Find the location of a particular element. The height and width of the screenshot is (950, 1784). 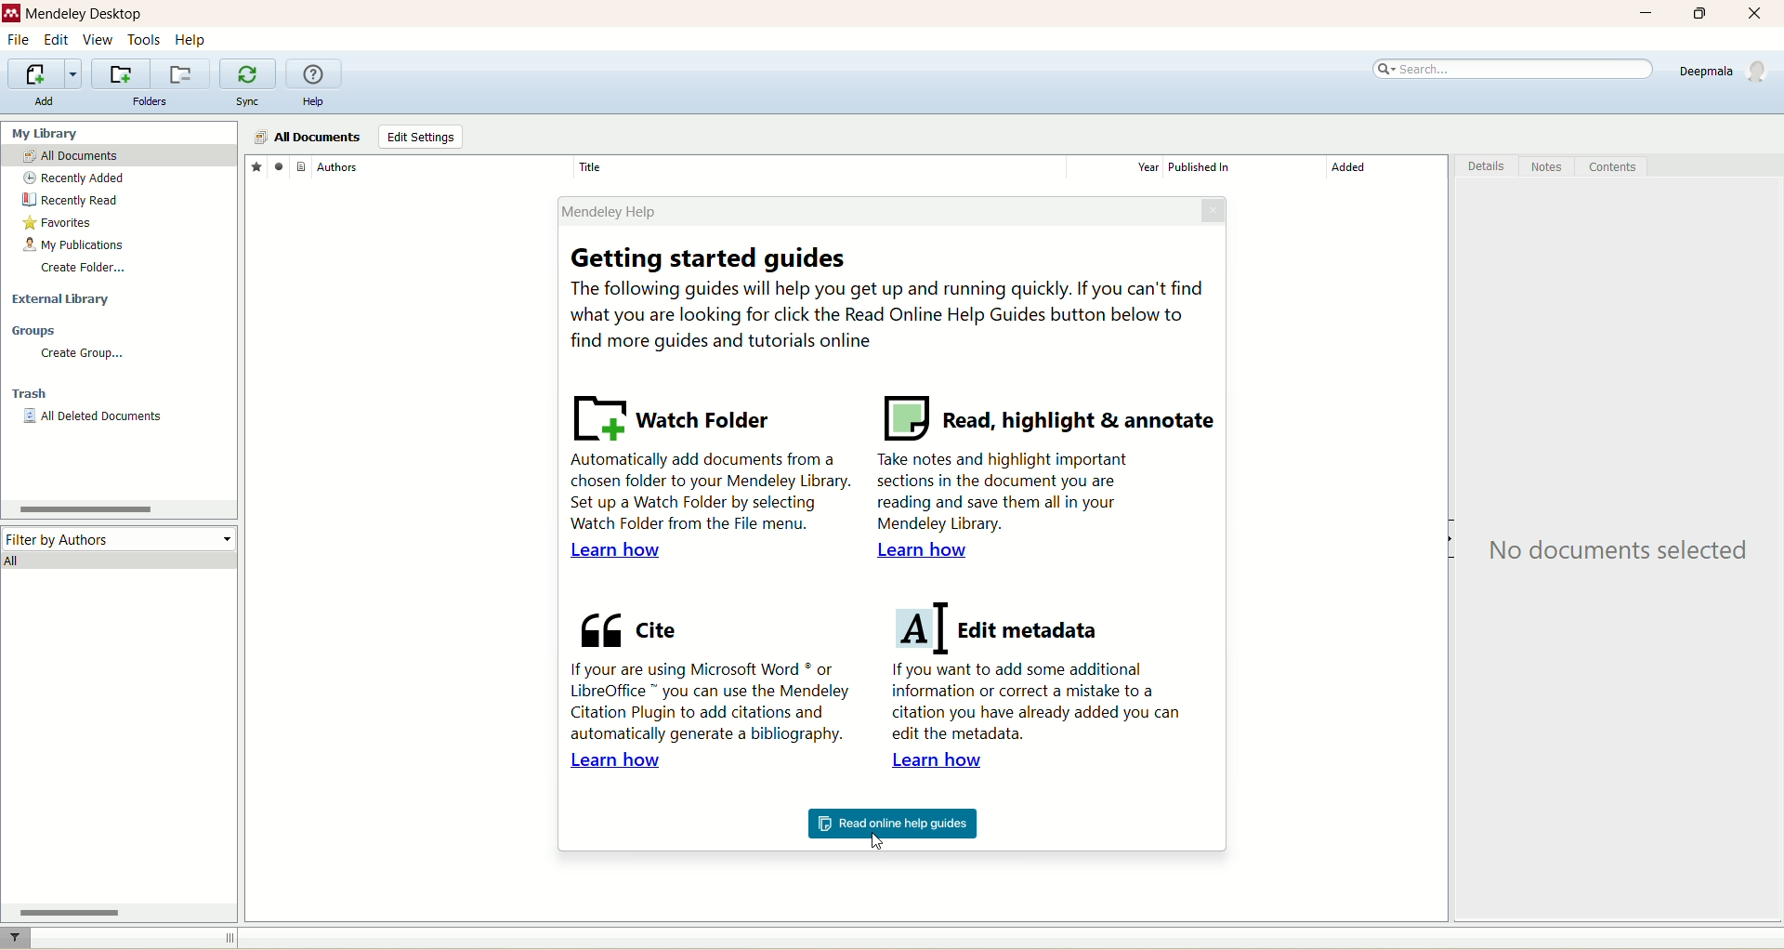

search is located at coordinates (1514, 70).